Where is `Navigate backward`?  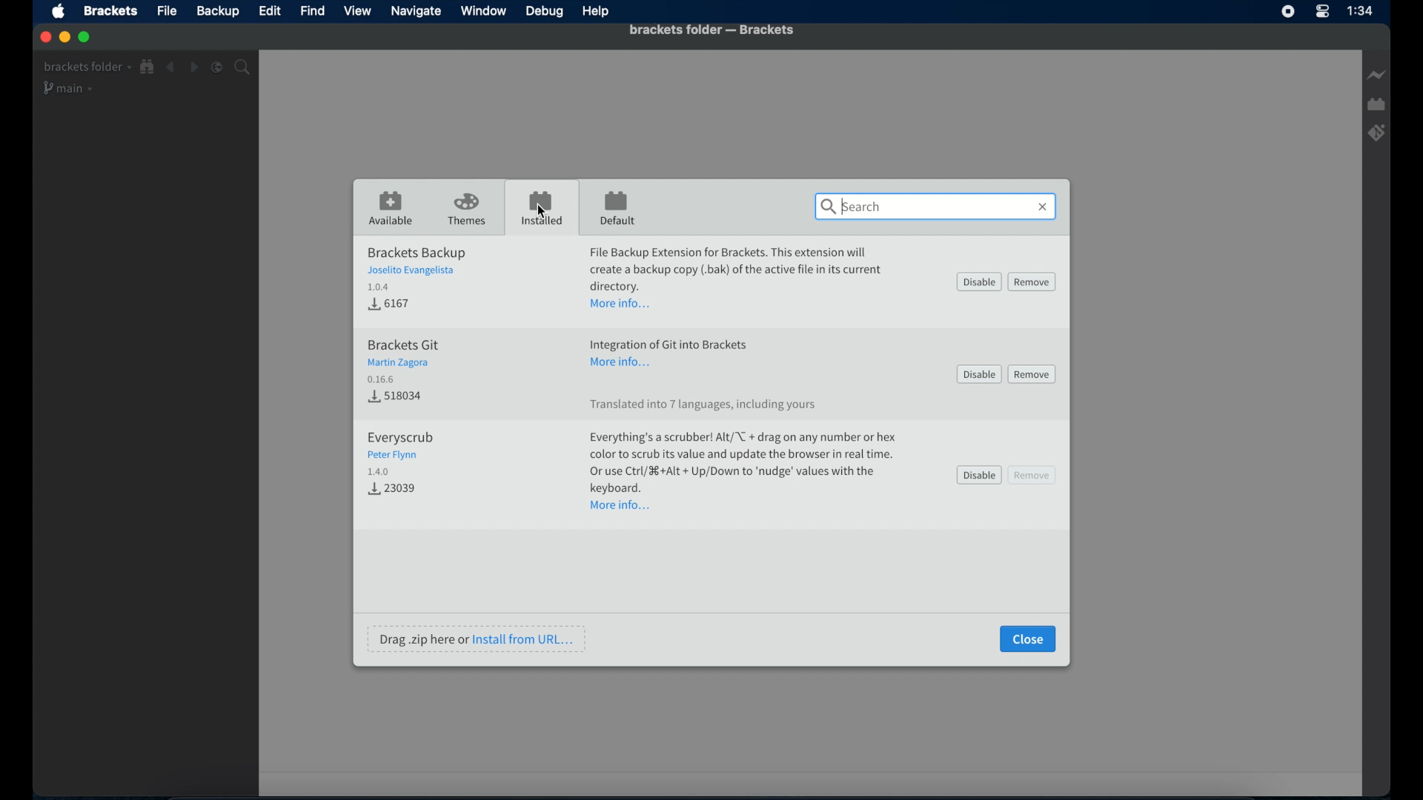 Navigate backward is located at coordinates (170, 67).